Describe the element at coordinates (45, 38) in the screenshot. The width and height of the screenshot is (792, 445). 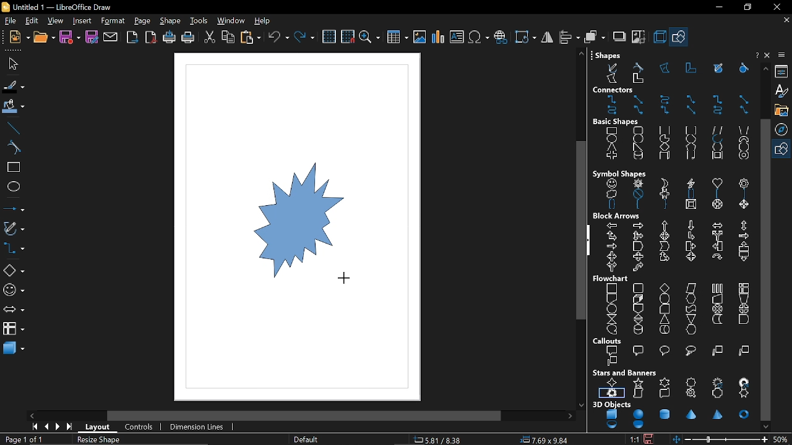
I see `open` at that location.